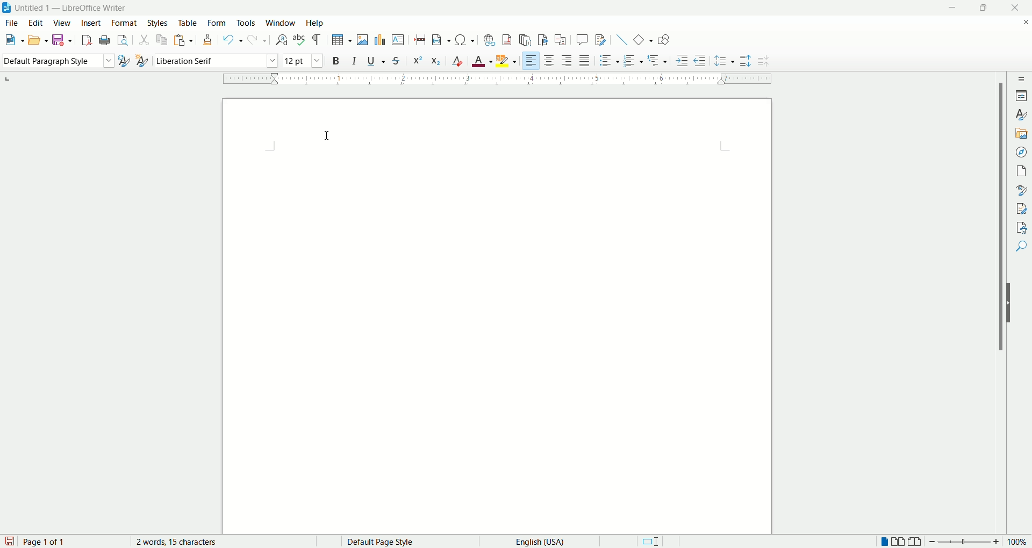 This screenshot has height=548, width=1032. I want to click on word count, so click(220, 542).